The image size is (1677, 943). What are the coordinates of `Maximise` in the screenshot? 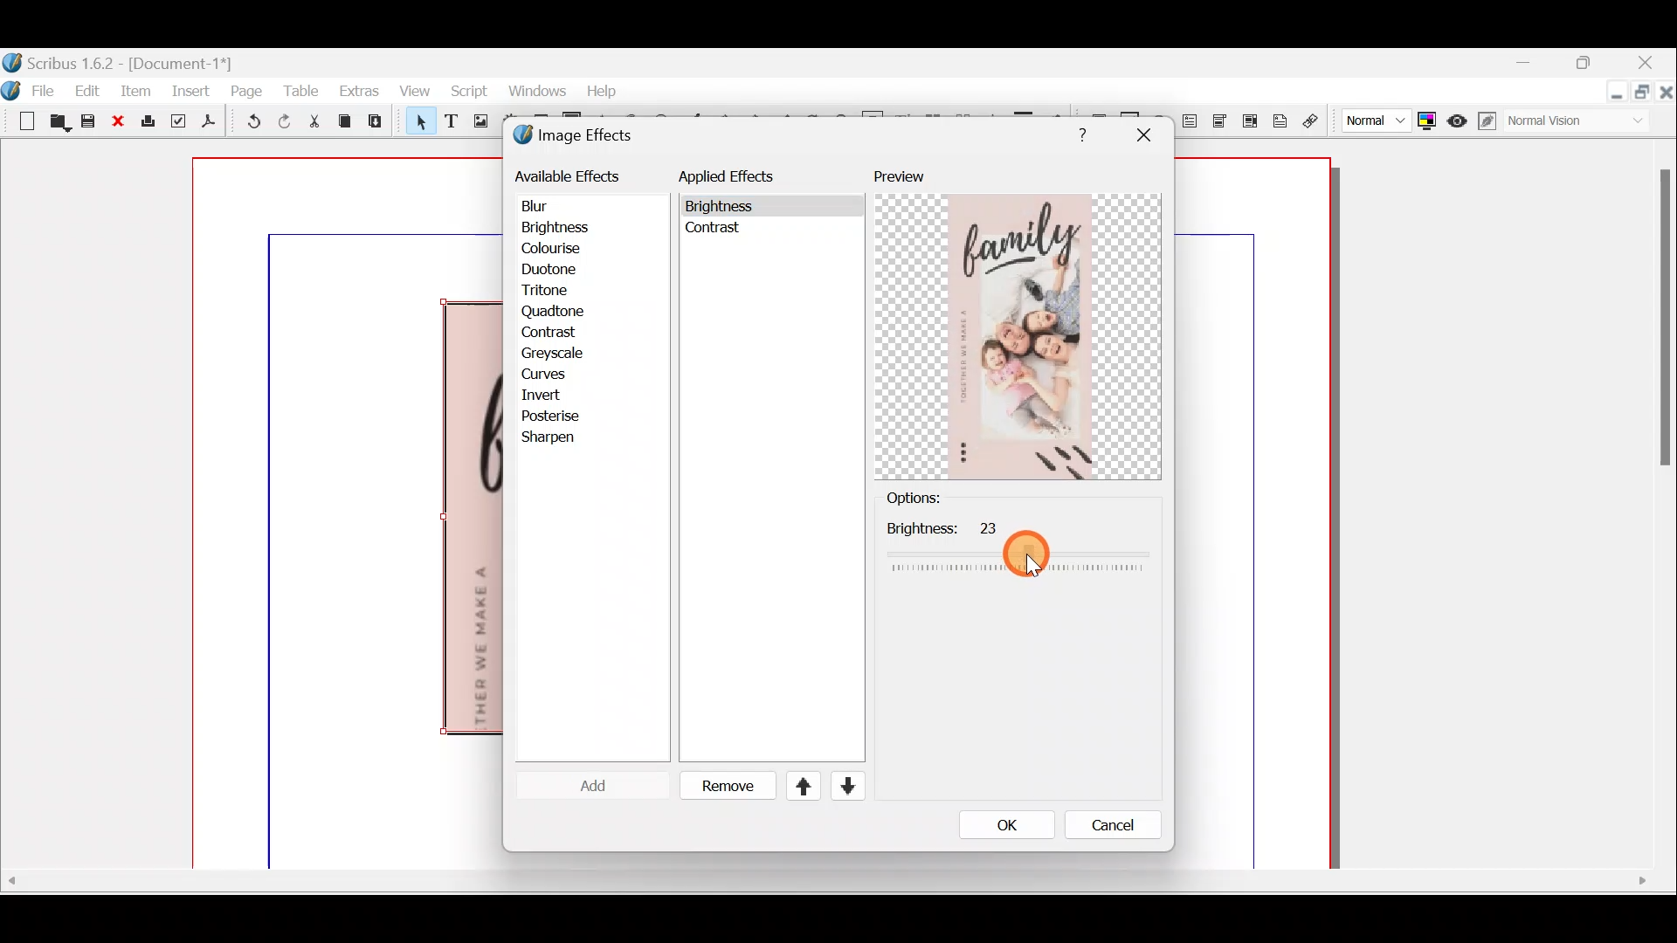 It's located at (1644, 96).